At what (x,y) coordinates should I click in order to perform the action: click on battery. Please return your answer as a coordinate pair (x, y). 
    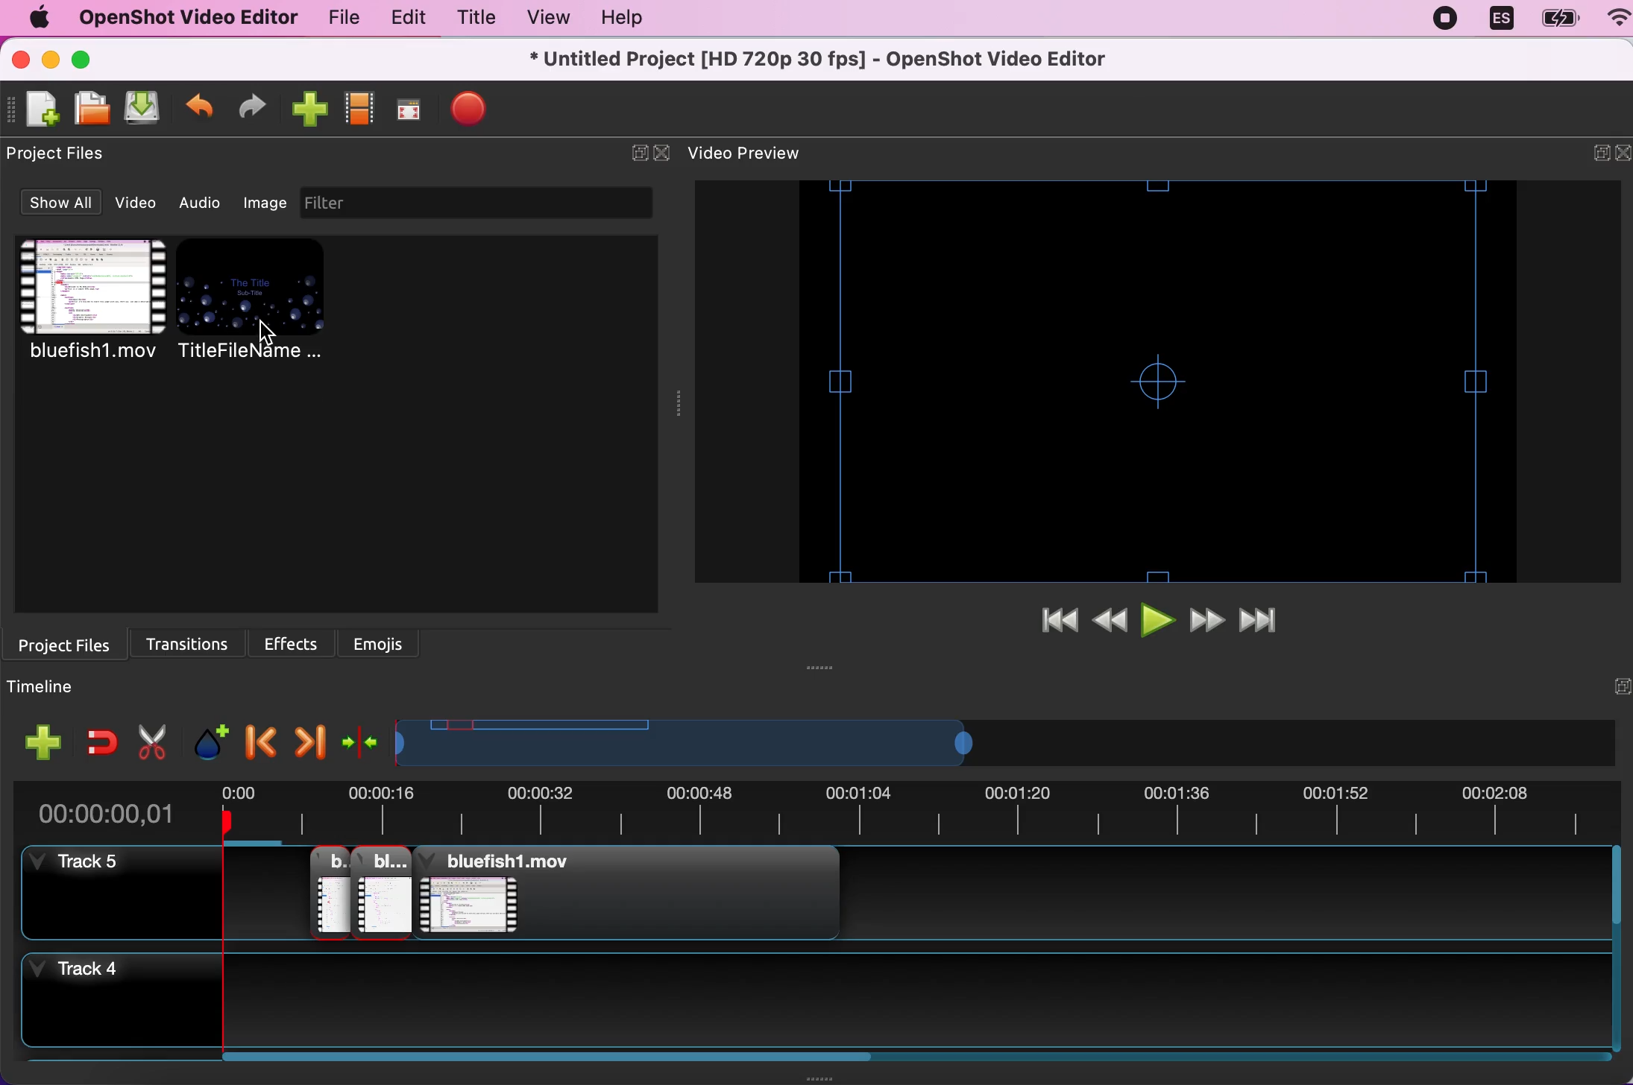
    Looking at the image, I should click on (1555, 19).